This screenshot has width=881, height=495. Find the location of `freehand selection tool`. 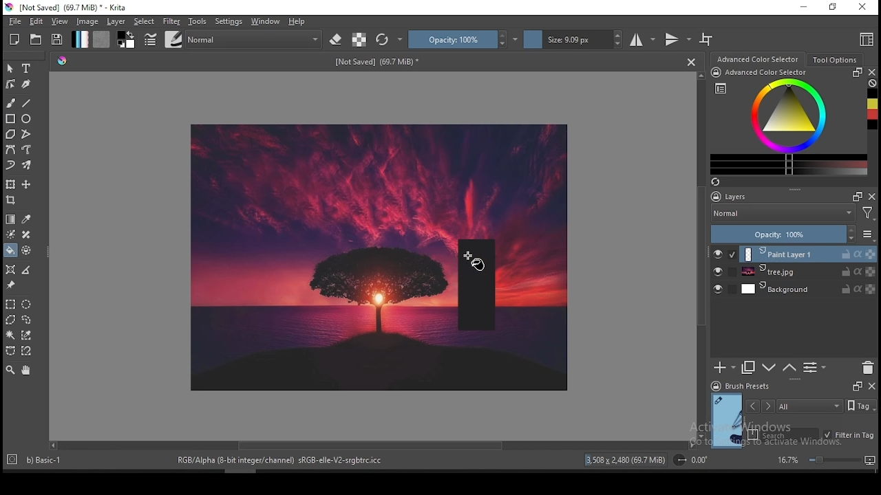

freehand selection tool is located at coordinates (28, 318).